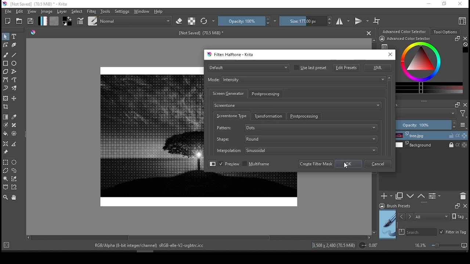 The height and width of the screenshot is (264, 470). What do you see at coordinates (14, 79) in the screenshot?
I see `freehand path tool` at bounding box center [14, 79].